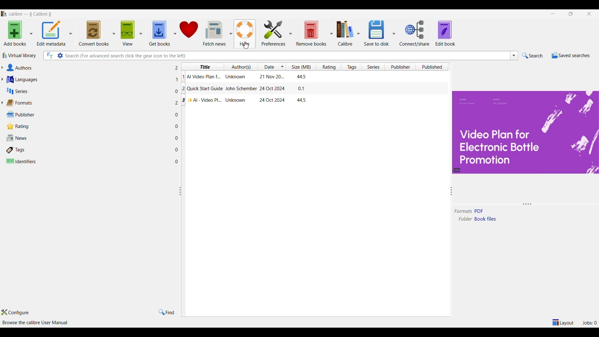 The height and width of the screenshot is (337, 599). I want to click on Search list, so click(514, 56).